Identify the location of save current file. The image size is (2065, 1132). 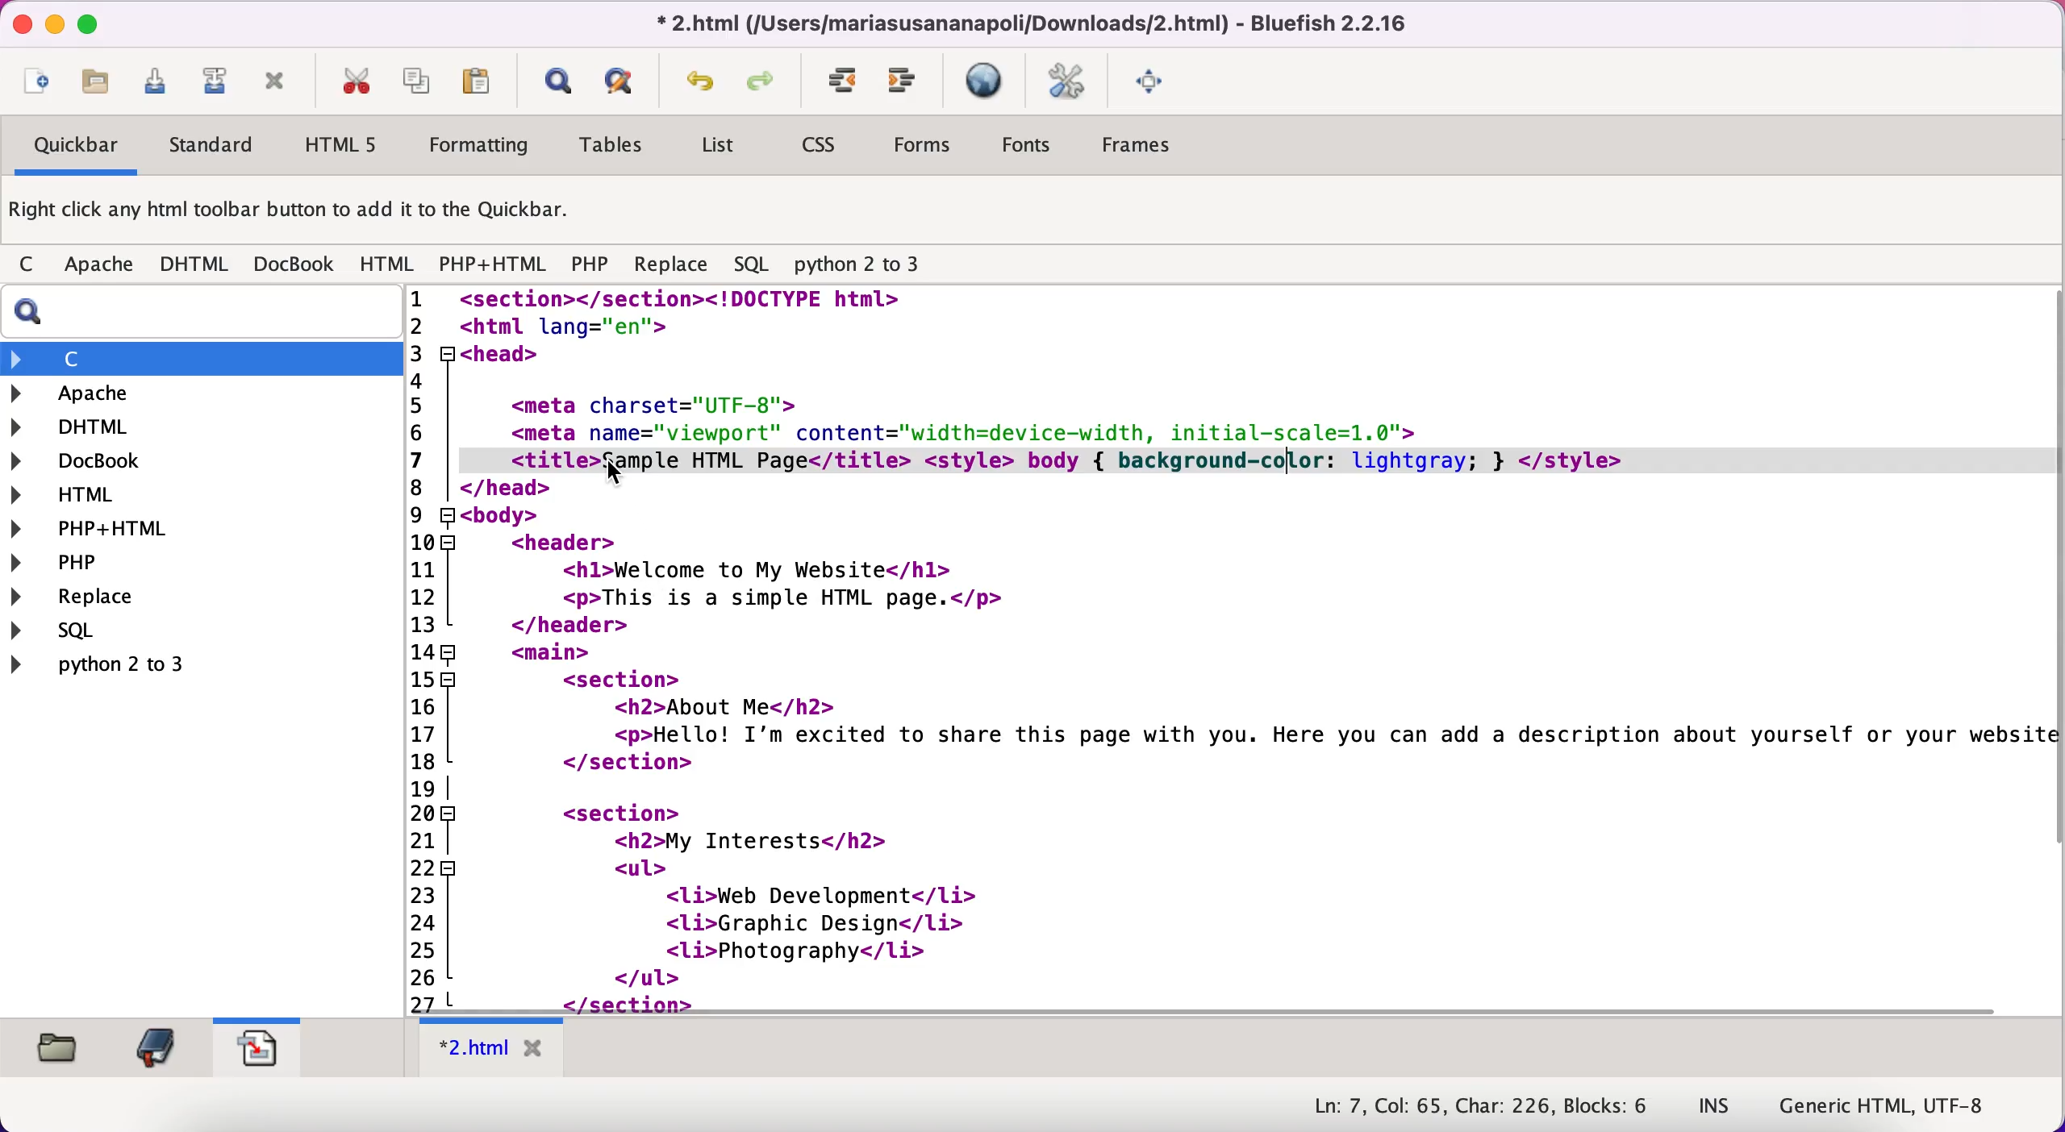
(161, 87).